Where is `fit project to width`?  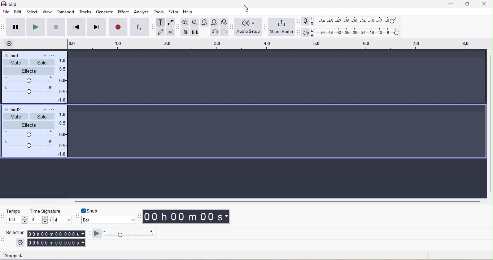 fit project to width is located at coordinates (214, 22).